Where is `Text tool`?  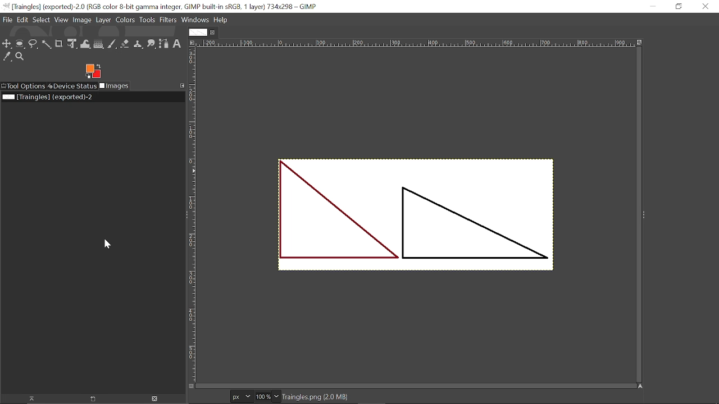 Text tool is located at coordinates (178, 44).